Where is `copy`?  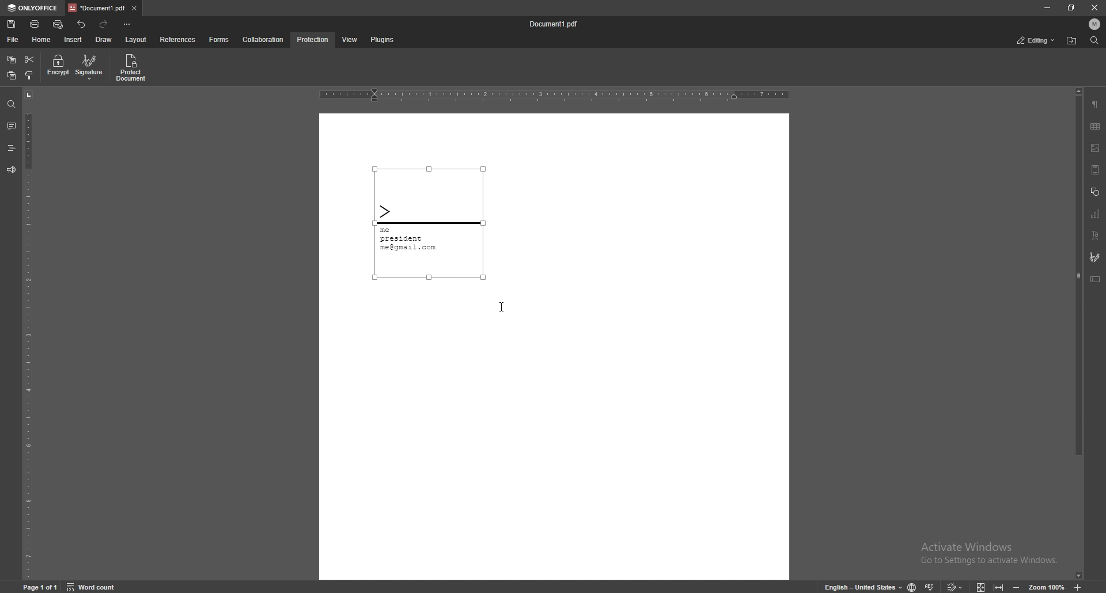 copy is located at coordinates (12, 60).